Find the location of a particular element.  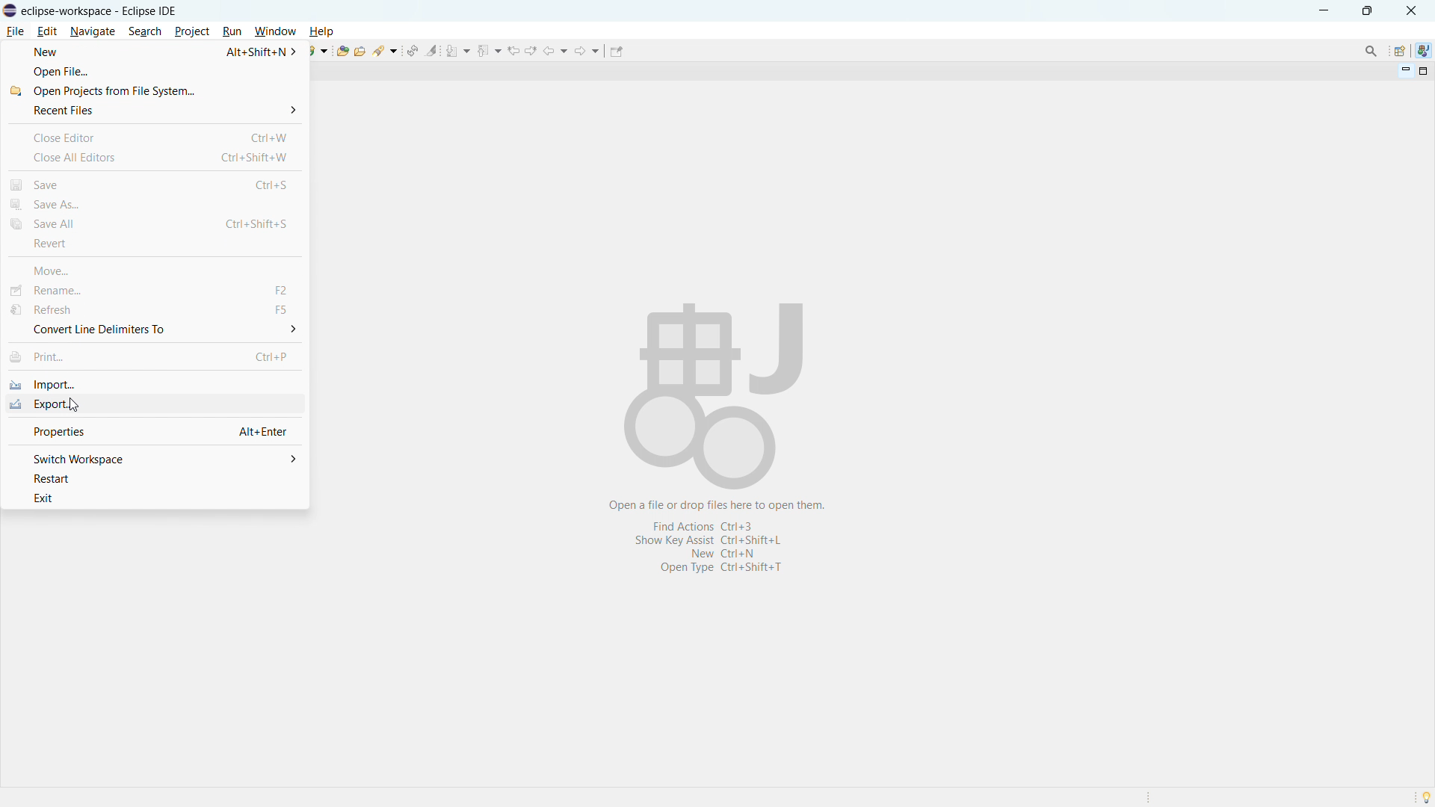

toggle ant editor auto reconcile is located at coordinates (412, 50).